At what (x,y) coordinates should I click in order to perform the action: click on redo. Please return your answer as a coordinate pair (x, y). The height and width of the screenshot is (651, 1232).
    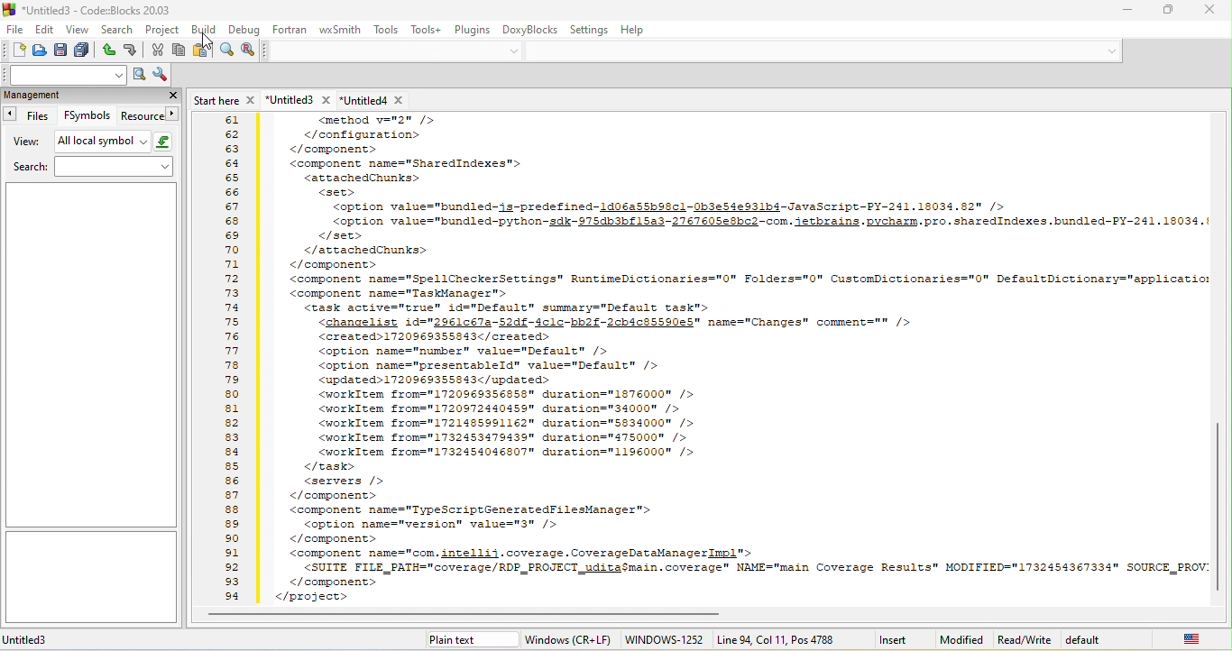
    Looking at the image, I should click on (136, 50).